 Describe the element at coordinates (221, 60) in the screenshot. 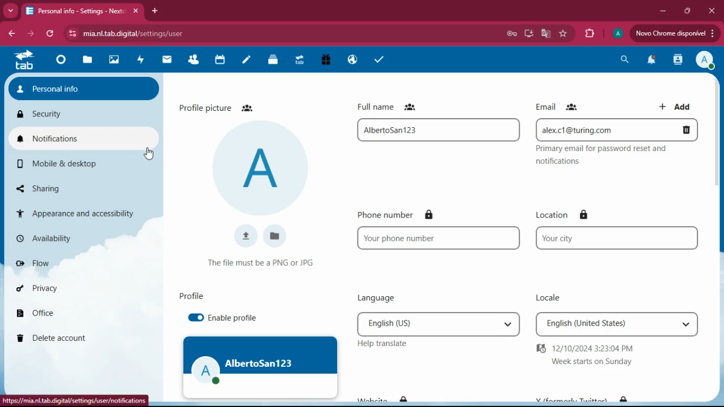

I see `calendar` at that location.